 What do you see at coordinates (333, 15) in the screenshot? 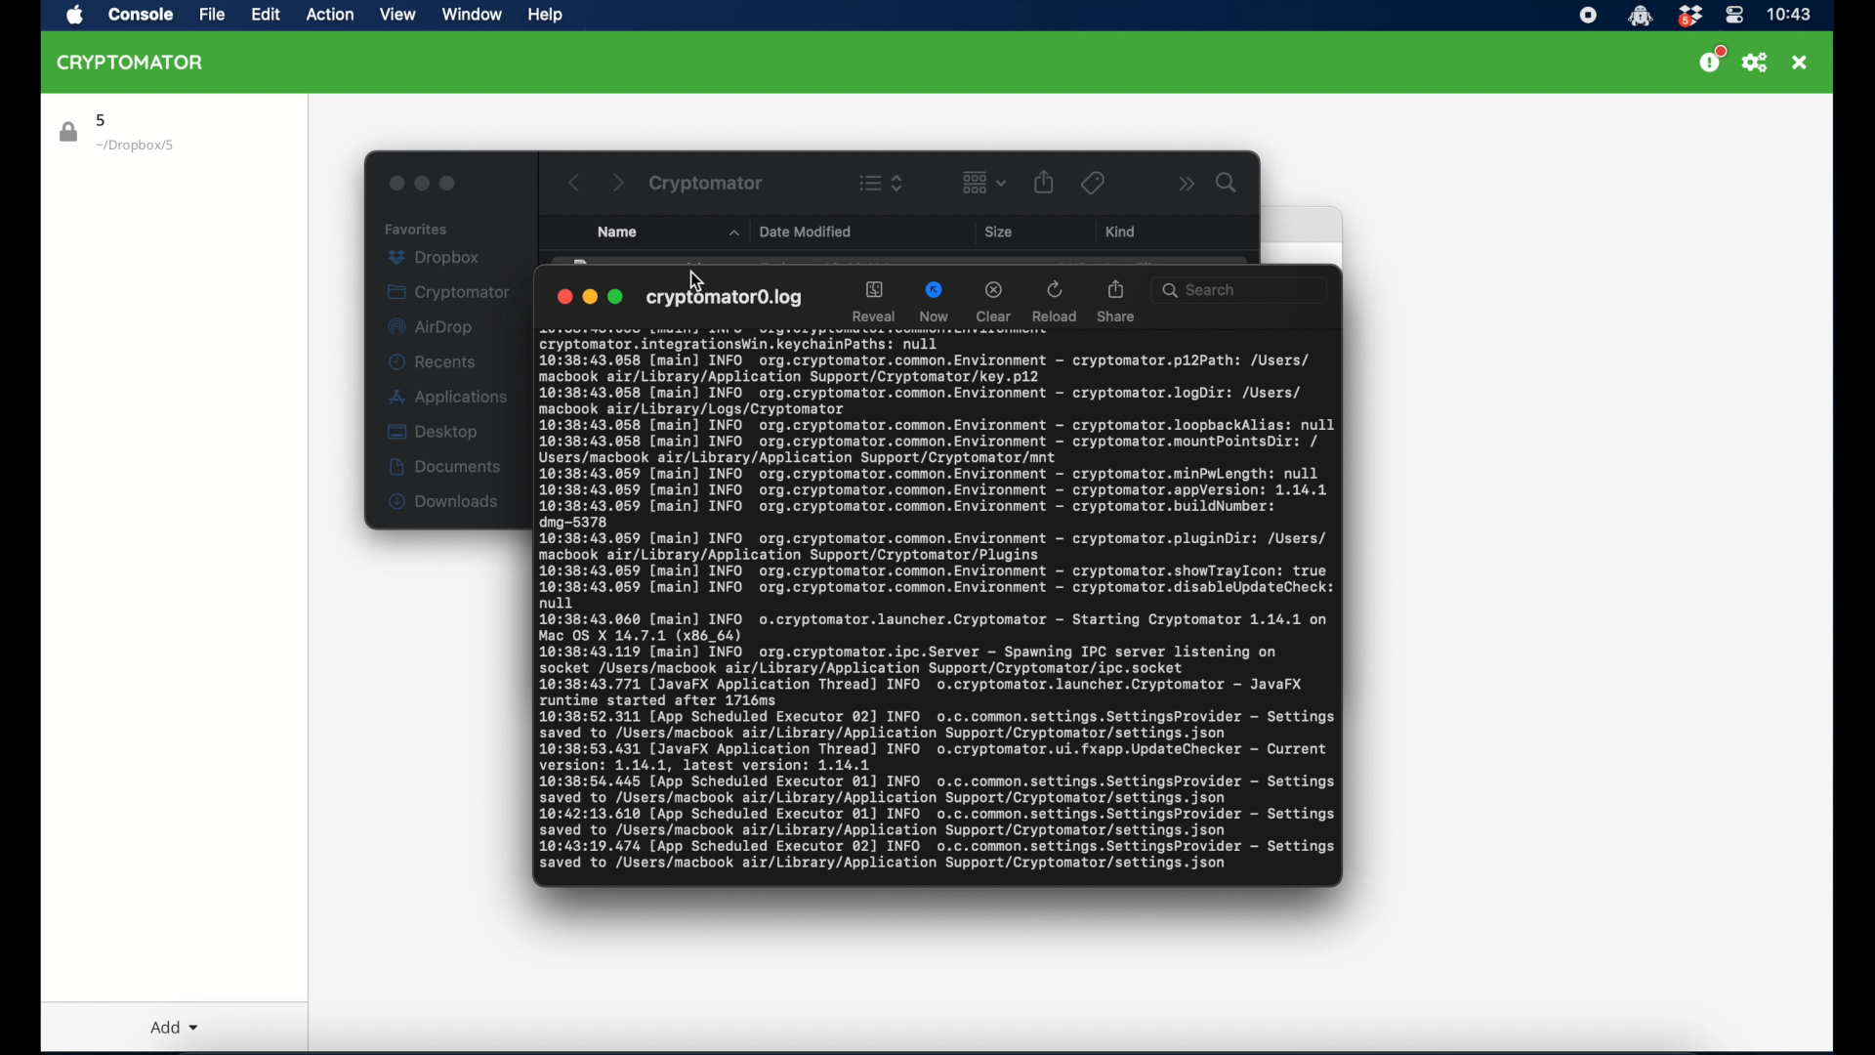
I see `action` at bounding box center [333, 15].